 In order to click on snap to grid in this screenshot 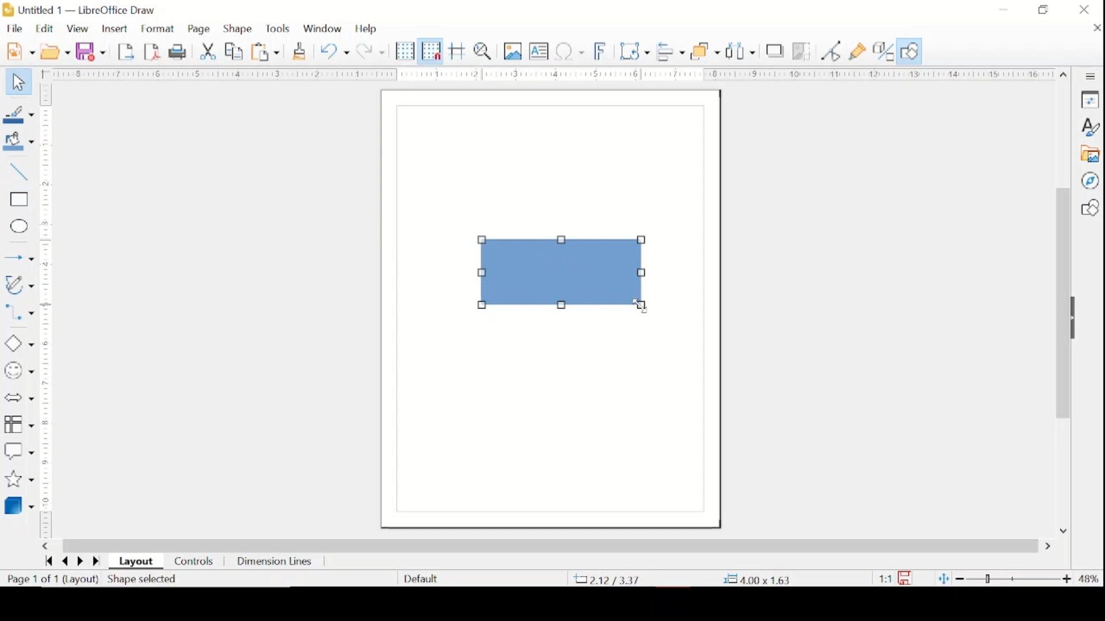, I will do `click(431, 51)`.